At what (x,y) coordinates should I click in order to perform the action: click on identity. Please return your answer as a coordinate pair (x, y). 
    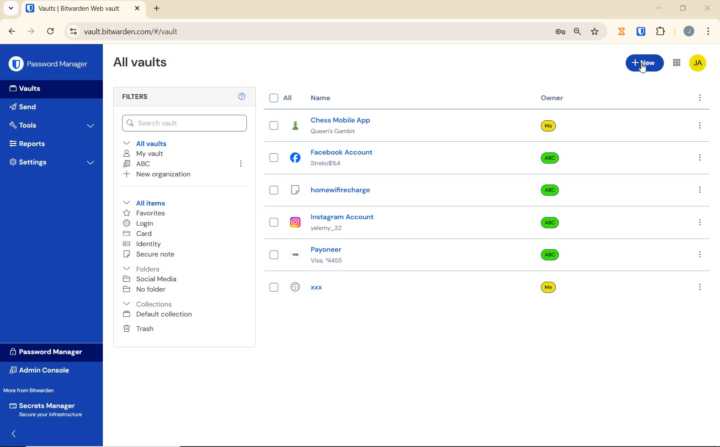
    Looking at the image, I should click on (147, 244).